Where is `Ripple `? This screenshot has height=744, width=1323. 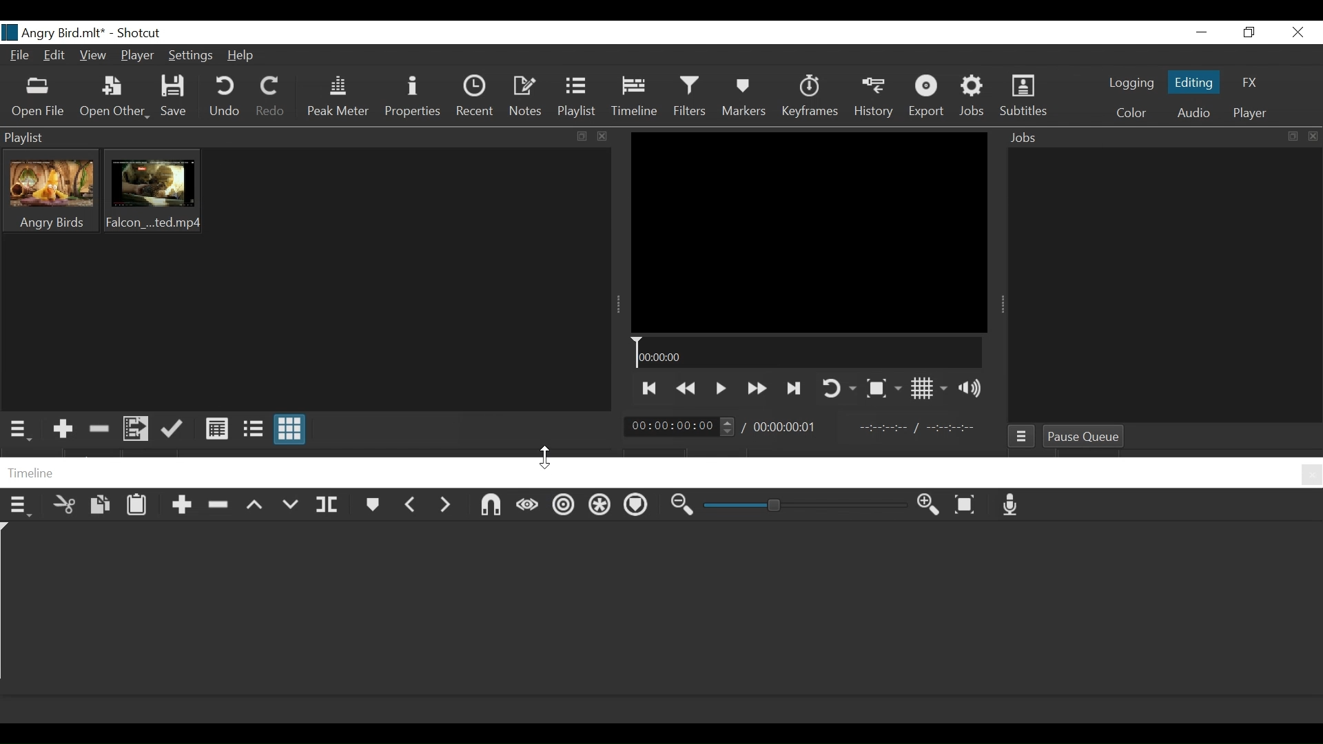
Ripple  is located at coordinates (564, 509).